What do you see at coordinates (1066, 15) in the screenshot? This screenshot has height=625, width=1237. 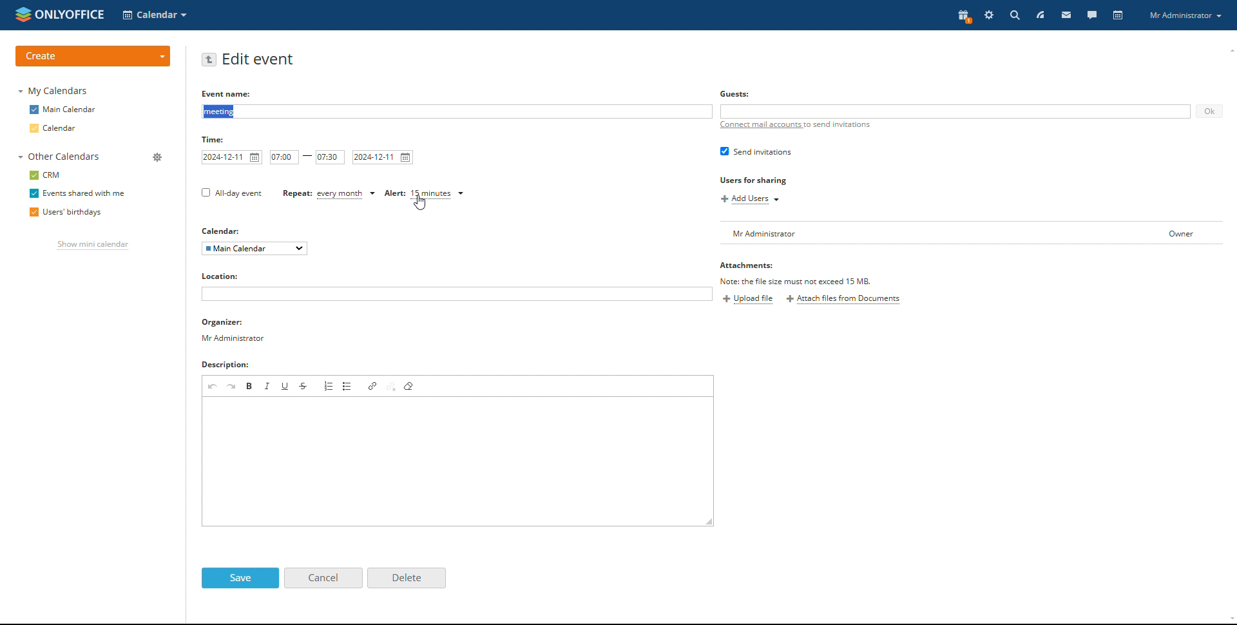 I see `mail` at bounding box center [1066, 15].